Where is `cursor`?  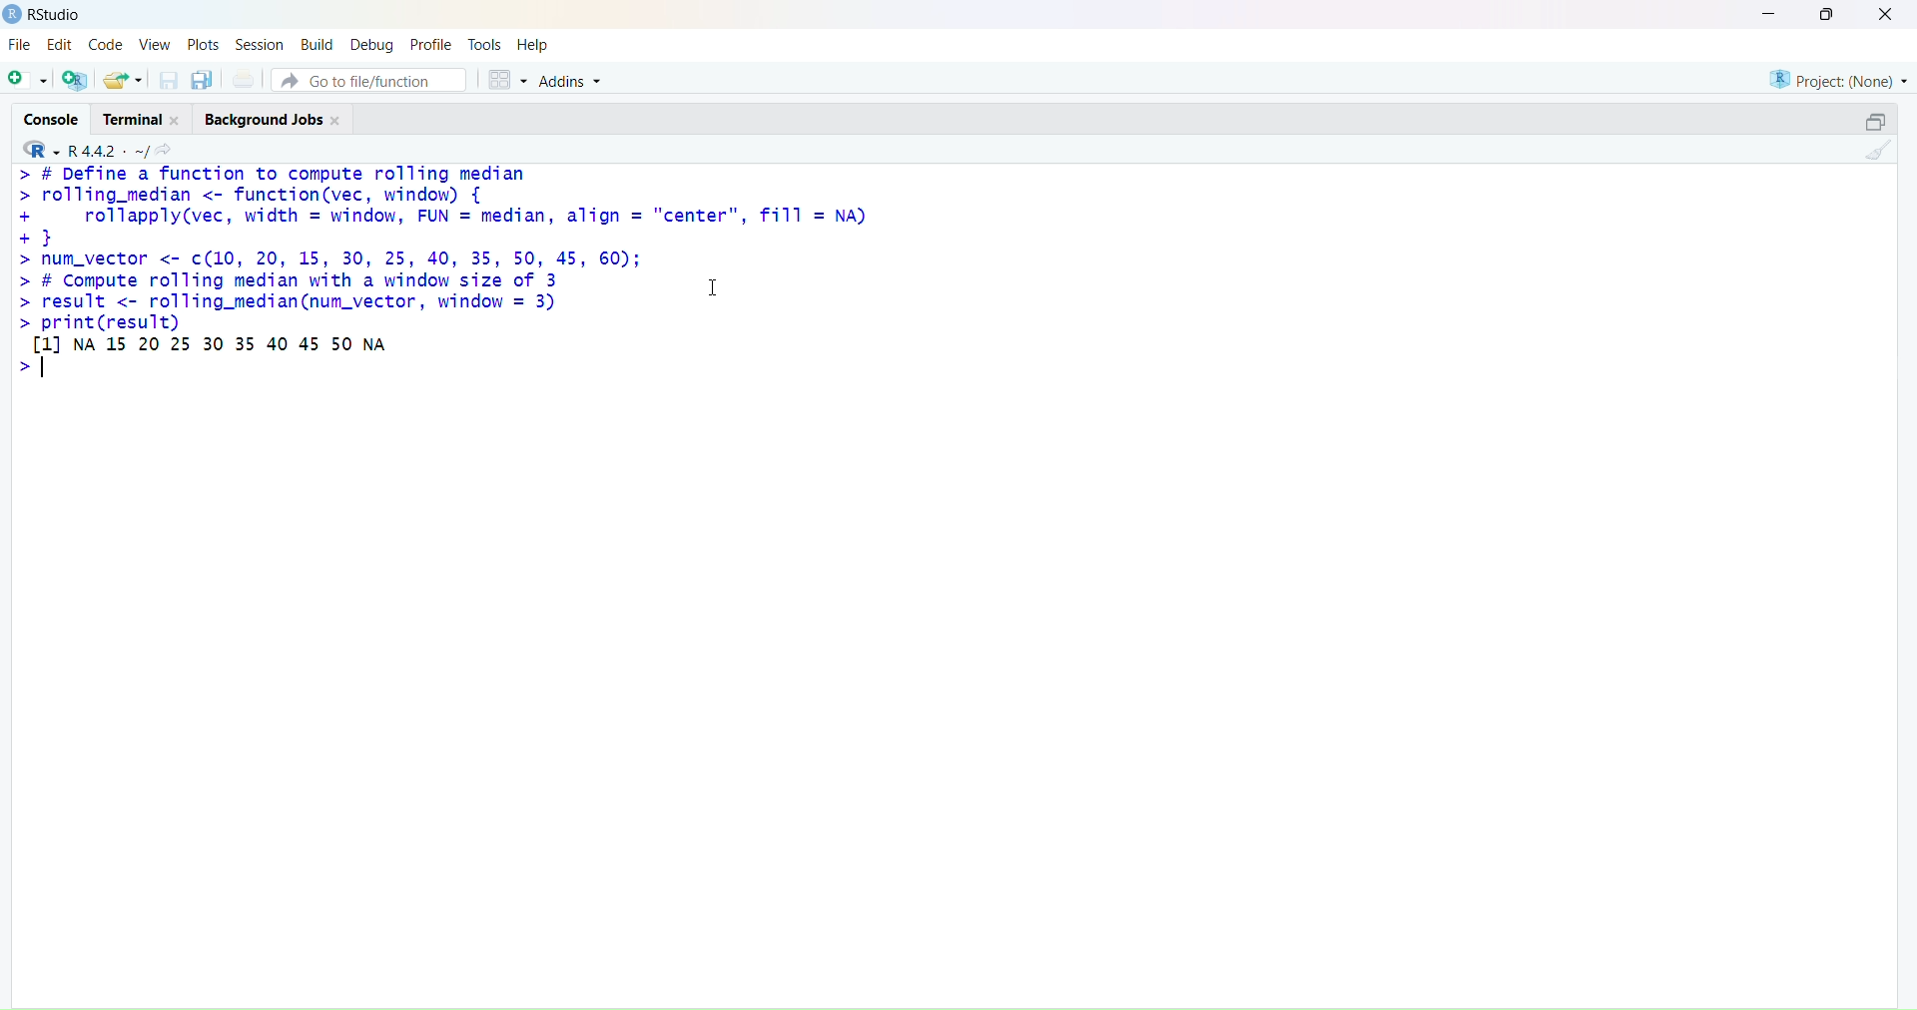
cursor is located at coordinates (715, 286).